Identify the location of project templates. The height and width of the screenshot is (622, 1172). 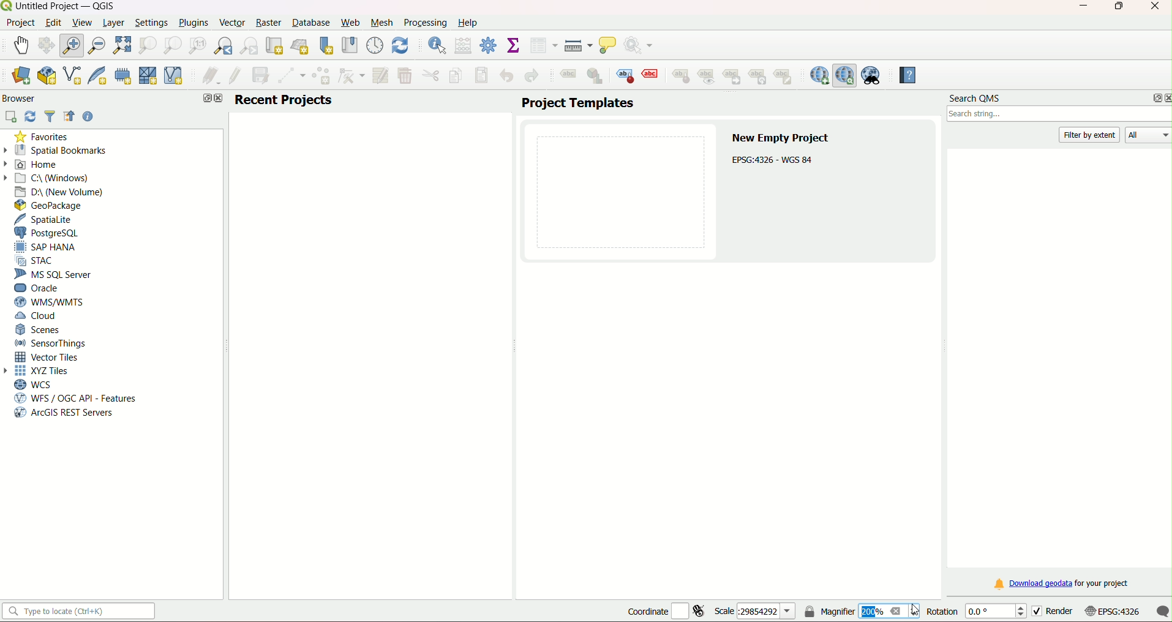
(577, 103).